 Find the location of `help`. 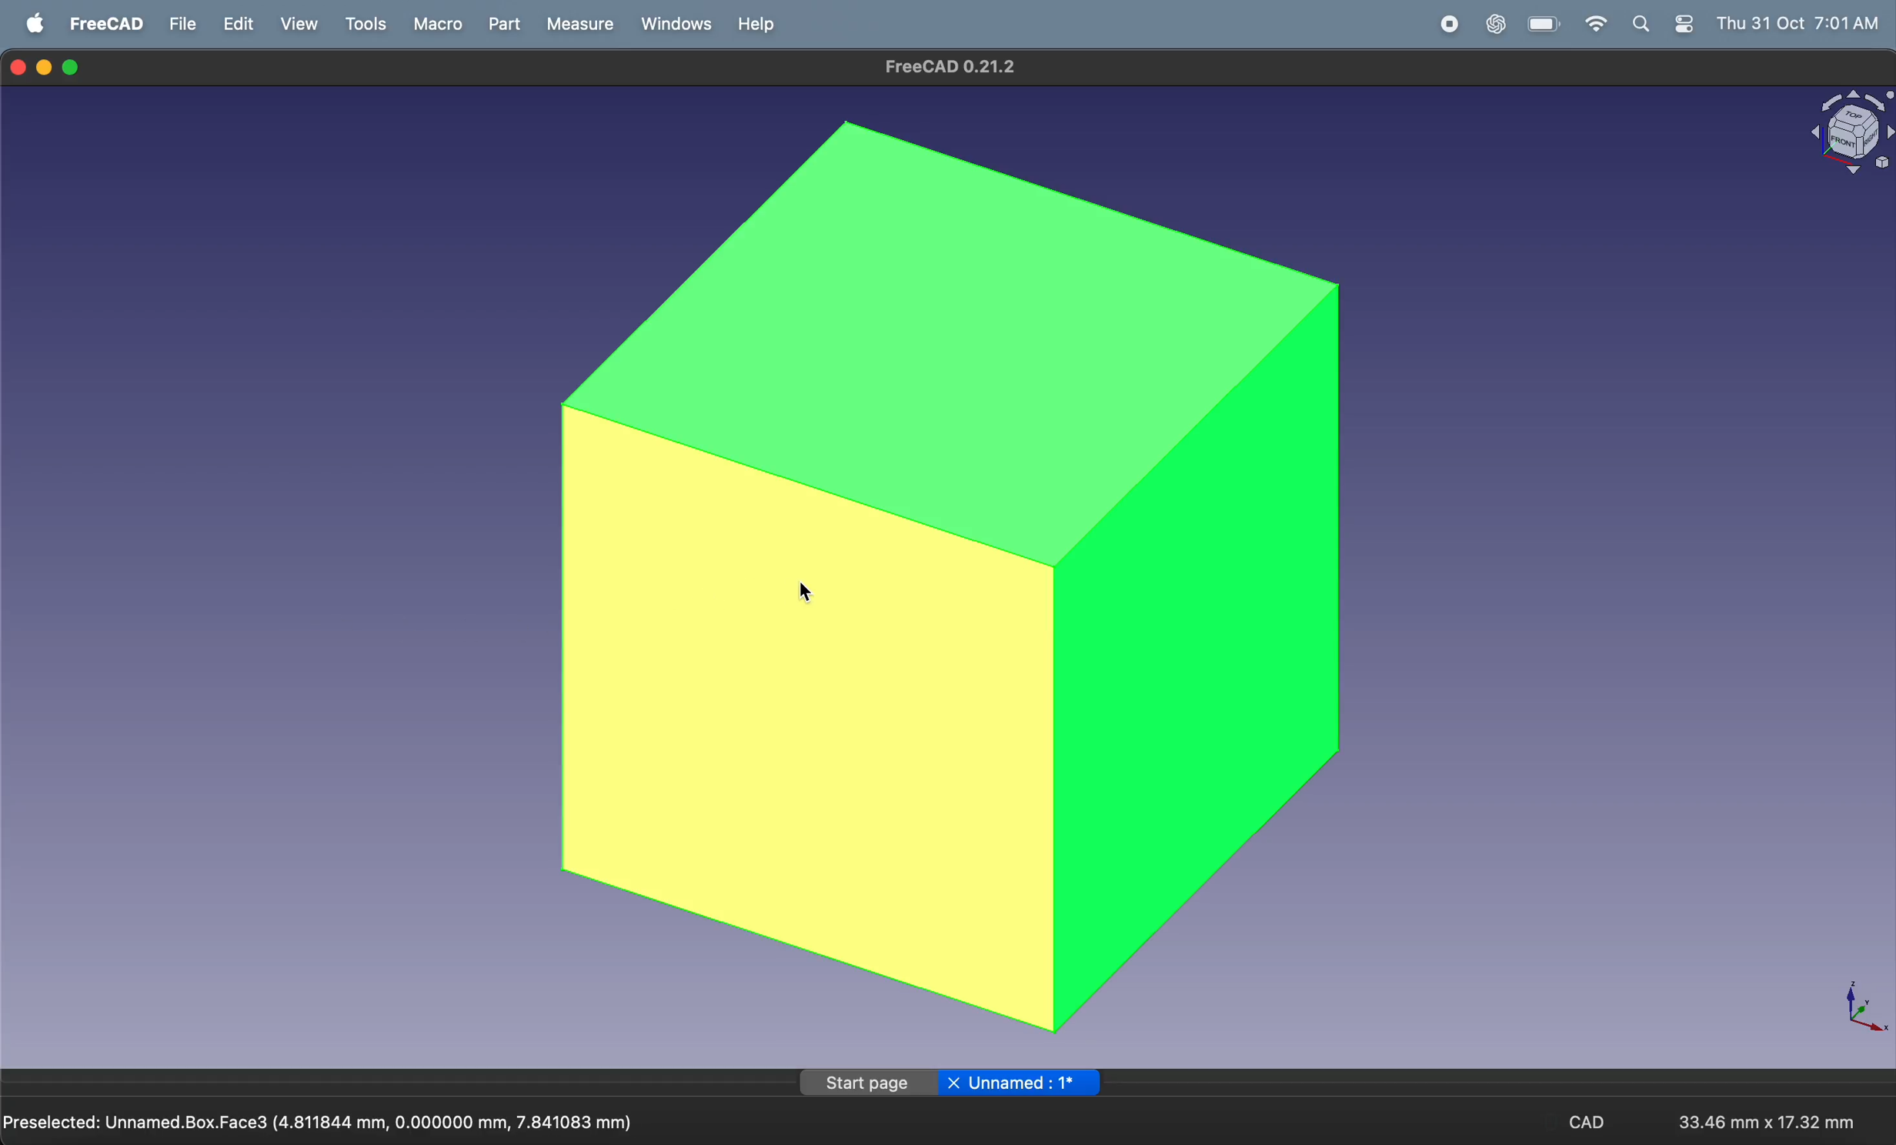

help is located at coordinates (756, 23).